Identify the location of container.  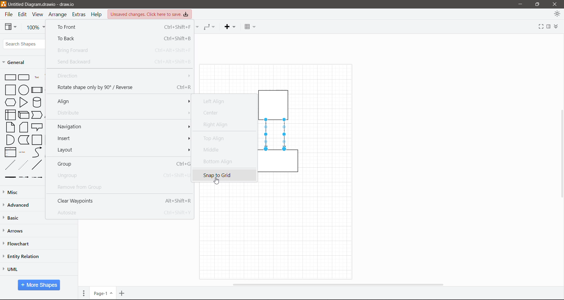
(281, 163).